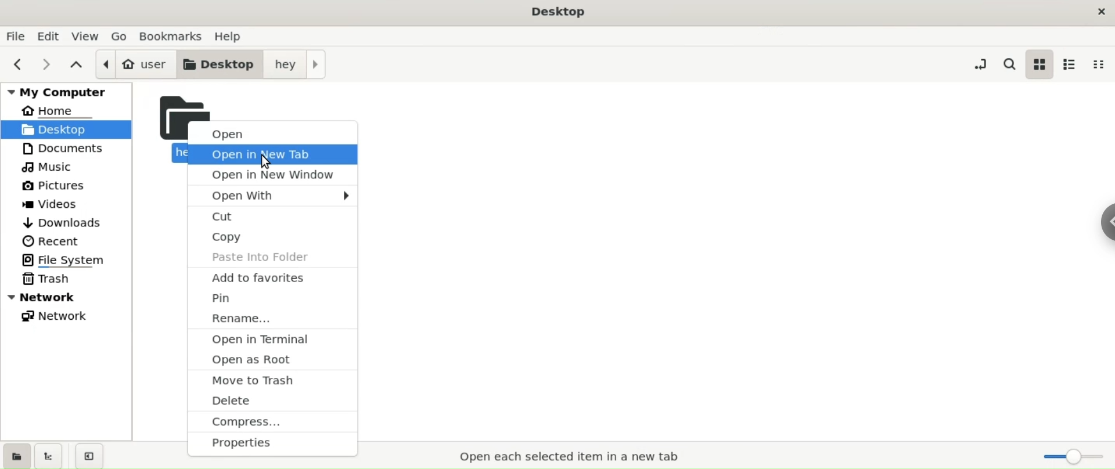 The width and height of the screenshot is (1115, 469). I want to click on properties, so click(272, 445).